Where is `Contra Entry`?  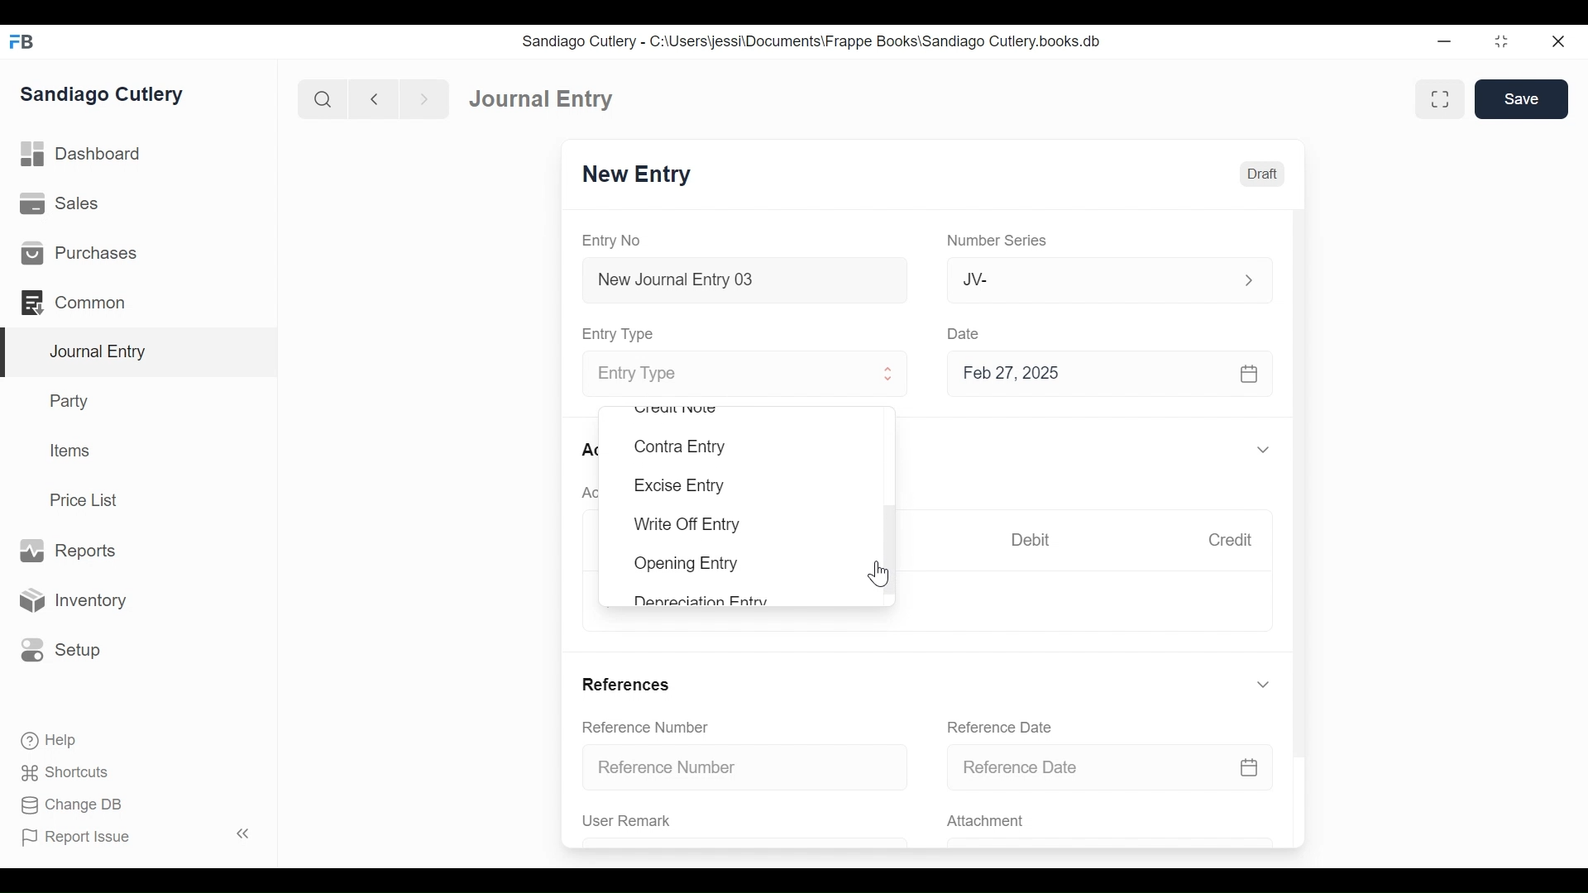
Contra Entry is located at coordinates (682, 447).